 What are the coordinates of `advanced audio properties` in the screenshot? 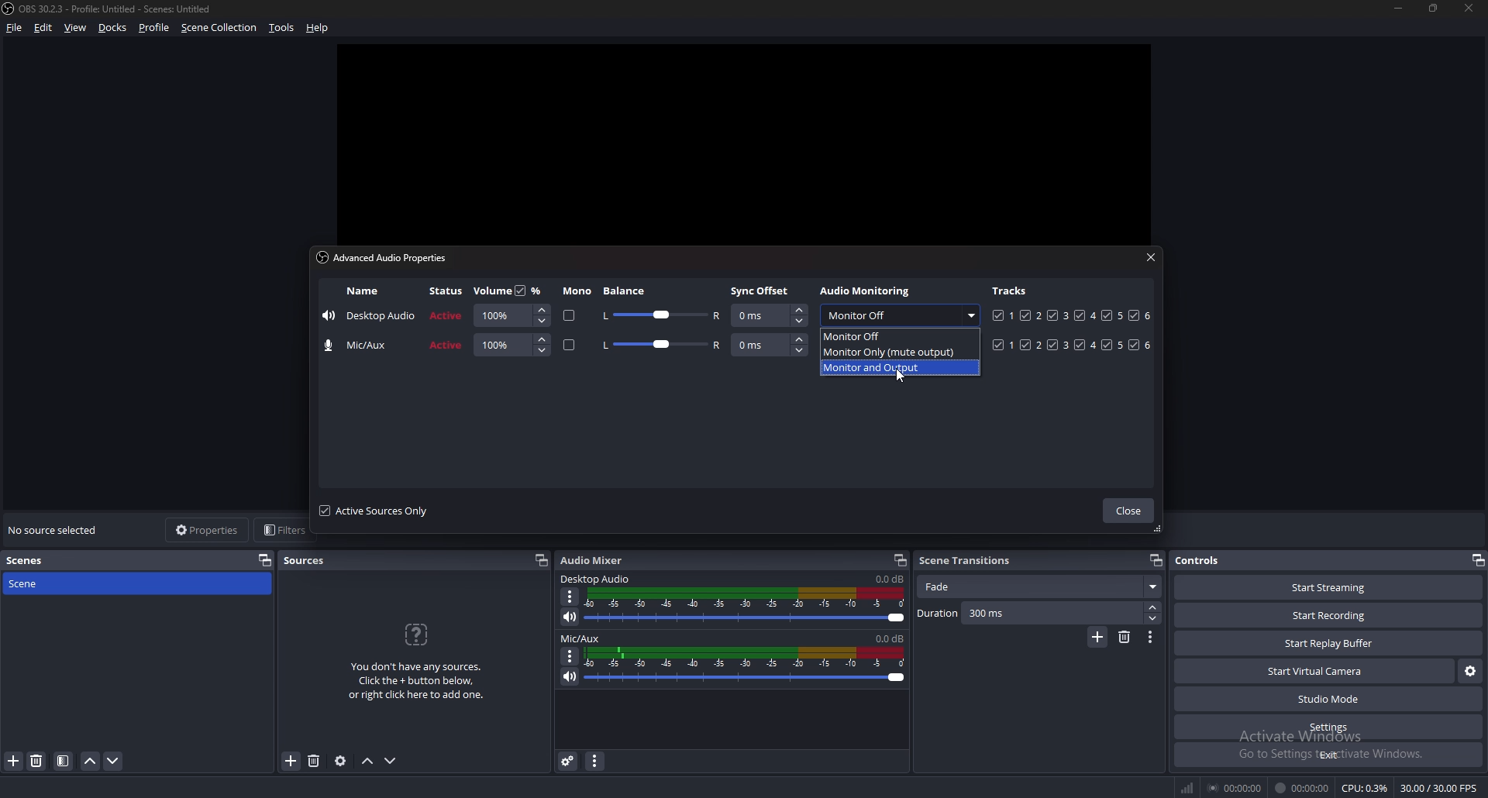 It's located at (382, 256).